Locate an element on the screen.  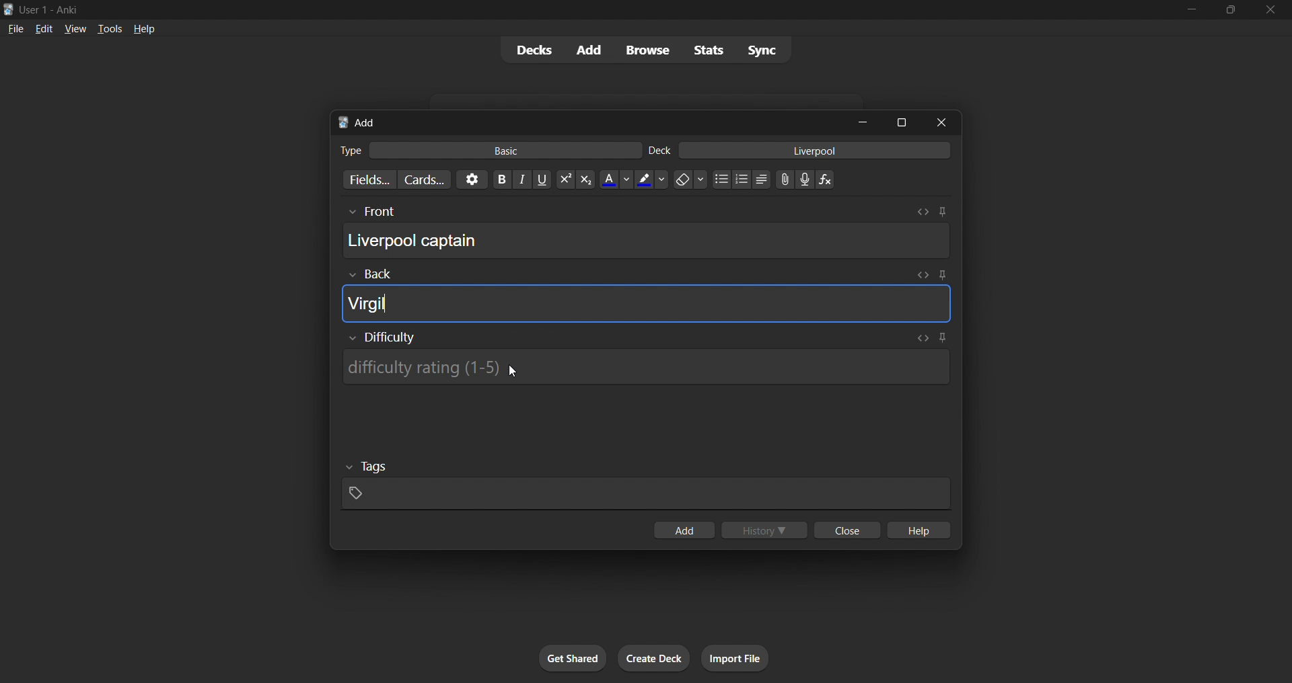
help is located at coordinates (144, 29).